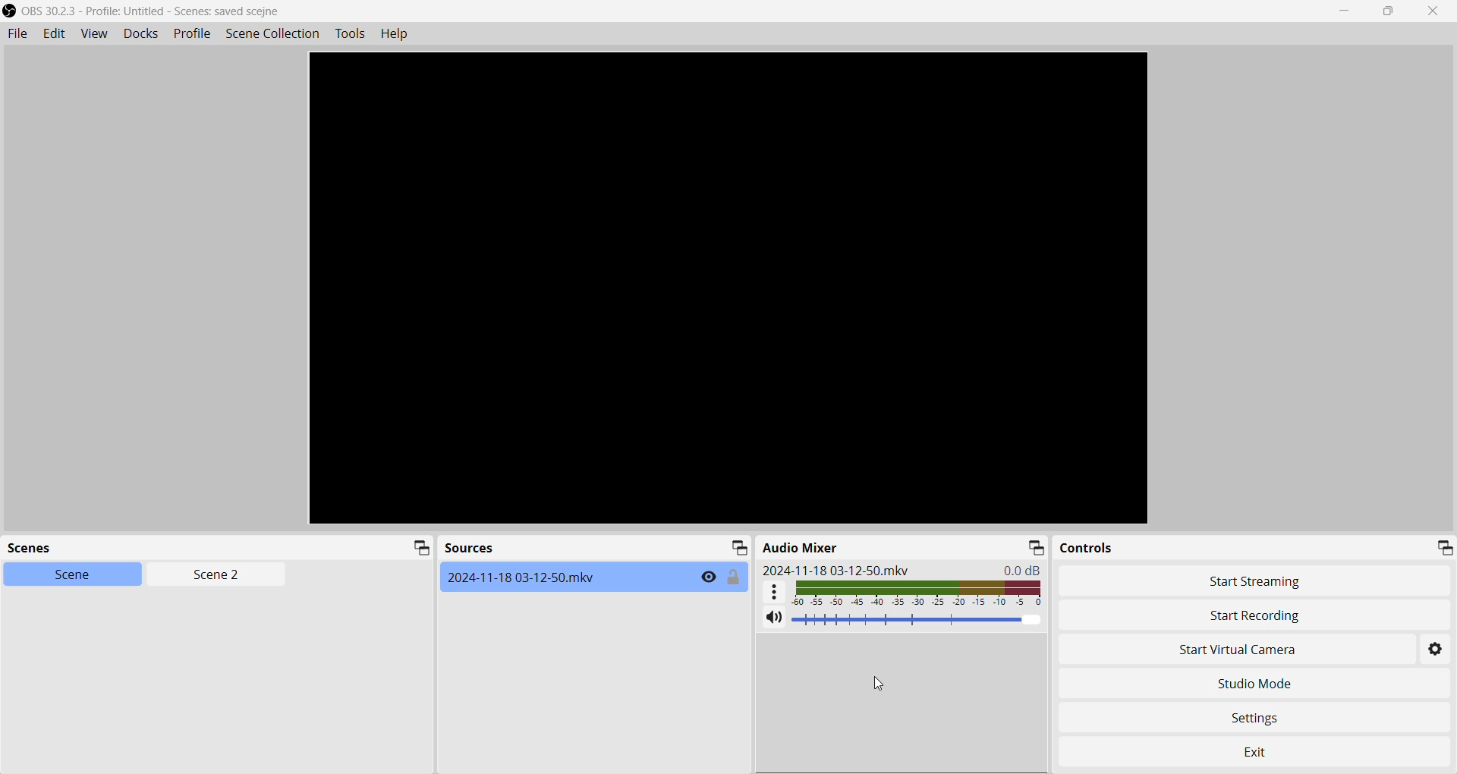  Describe the element at coordinates (773, 618) in the screenshot. I see `Mute/Unmute` at that location.